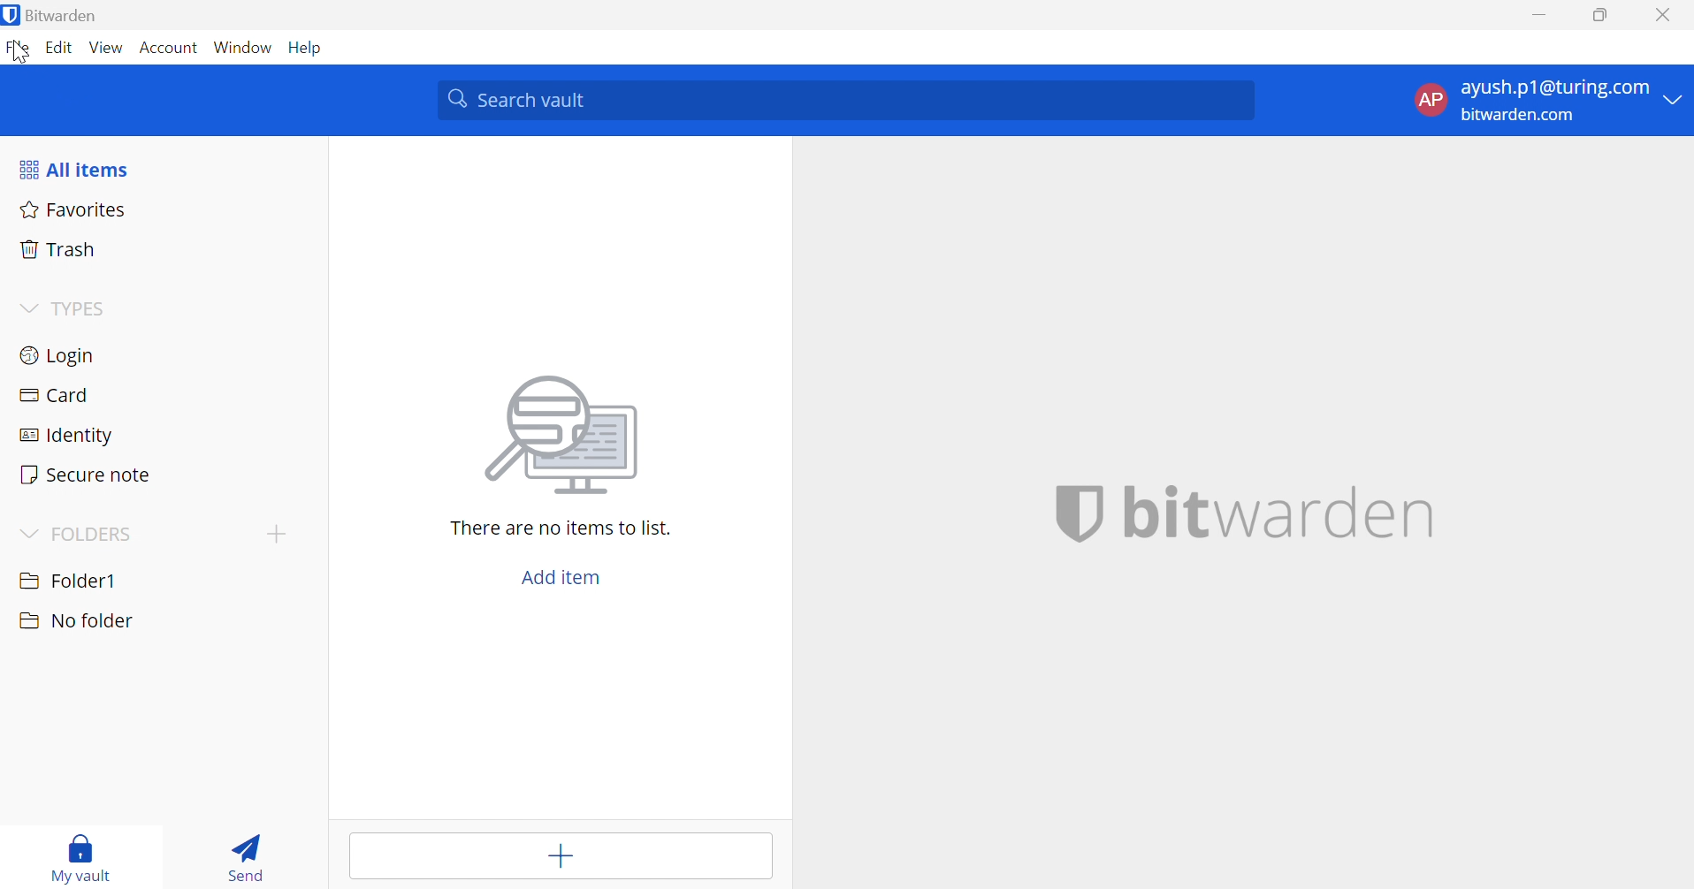 This screenshot has height=889, width=1694. I want to click on searching for file image, so click(566, 439).